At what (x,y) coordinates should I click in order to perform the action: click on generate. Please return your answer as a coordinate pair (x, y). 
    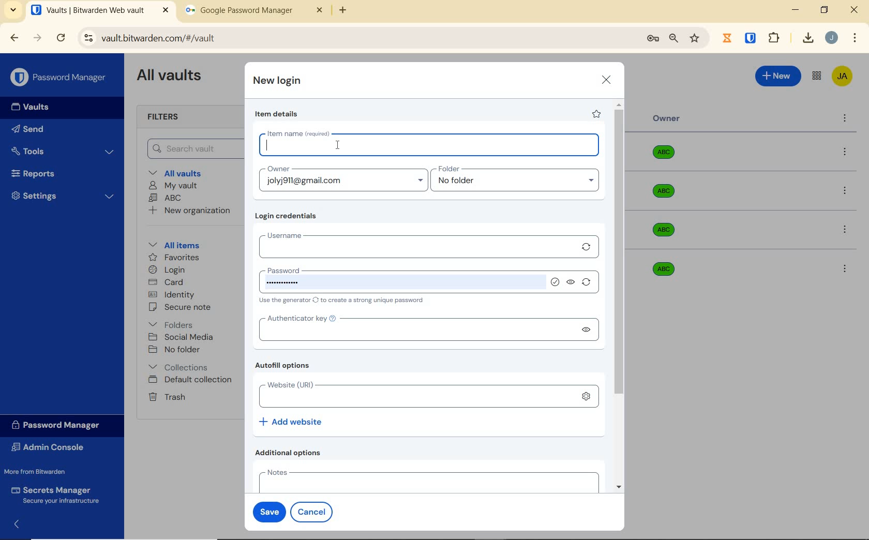
    Looking at the image, I should click on (587, 247).